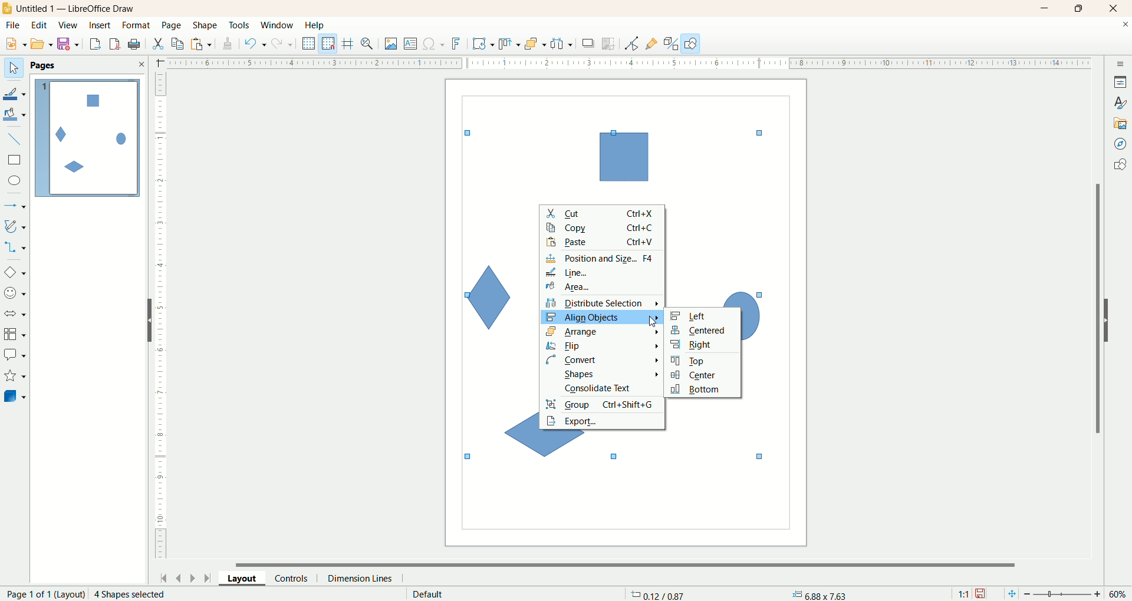  What do you see at coordinates (982, 594) in the screenshot?
I see `save` at bounding box center [982, 594].